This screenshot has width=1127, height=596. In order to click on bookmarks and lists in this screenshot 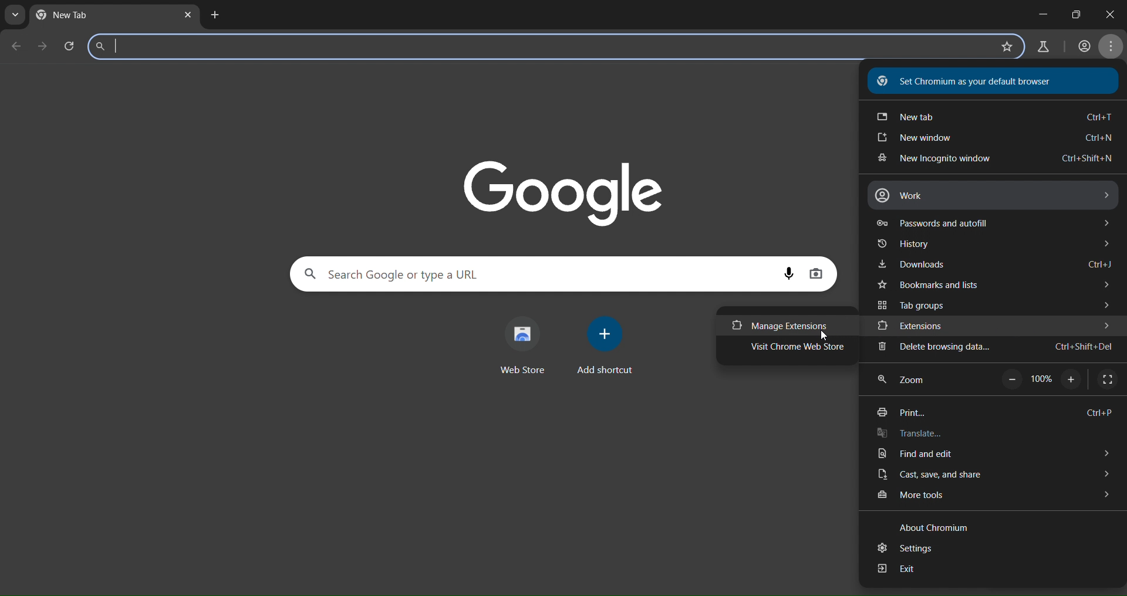, I will do `click(993, 283)`.